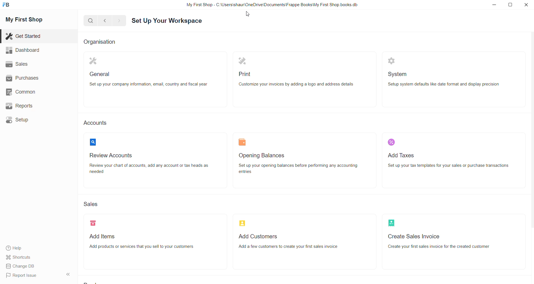  I want to click on minimize, so click(493, 6).